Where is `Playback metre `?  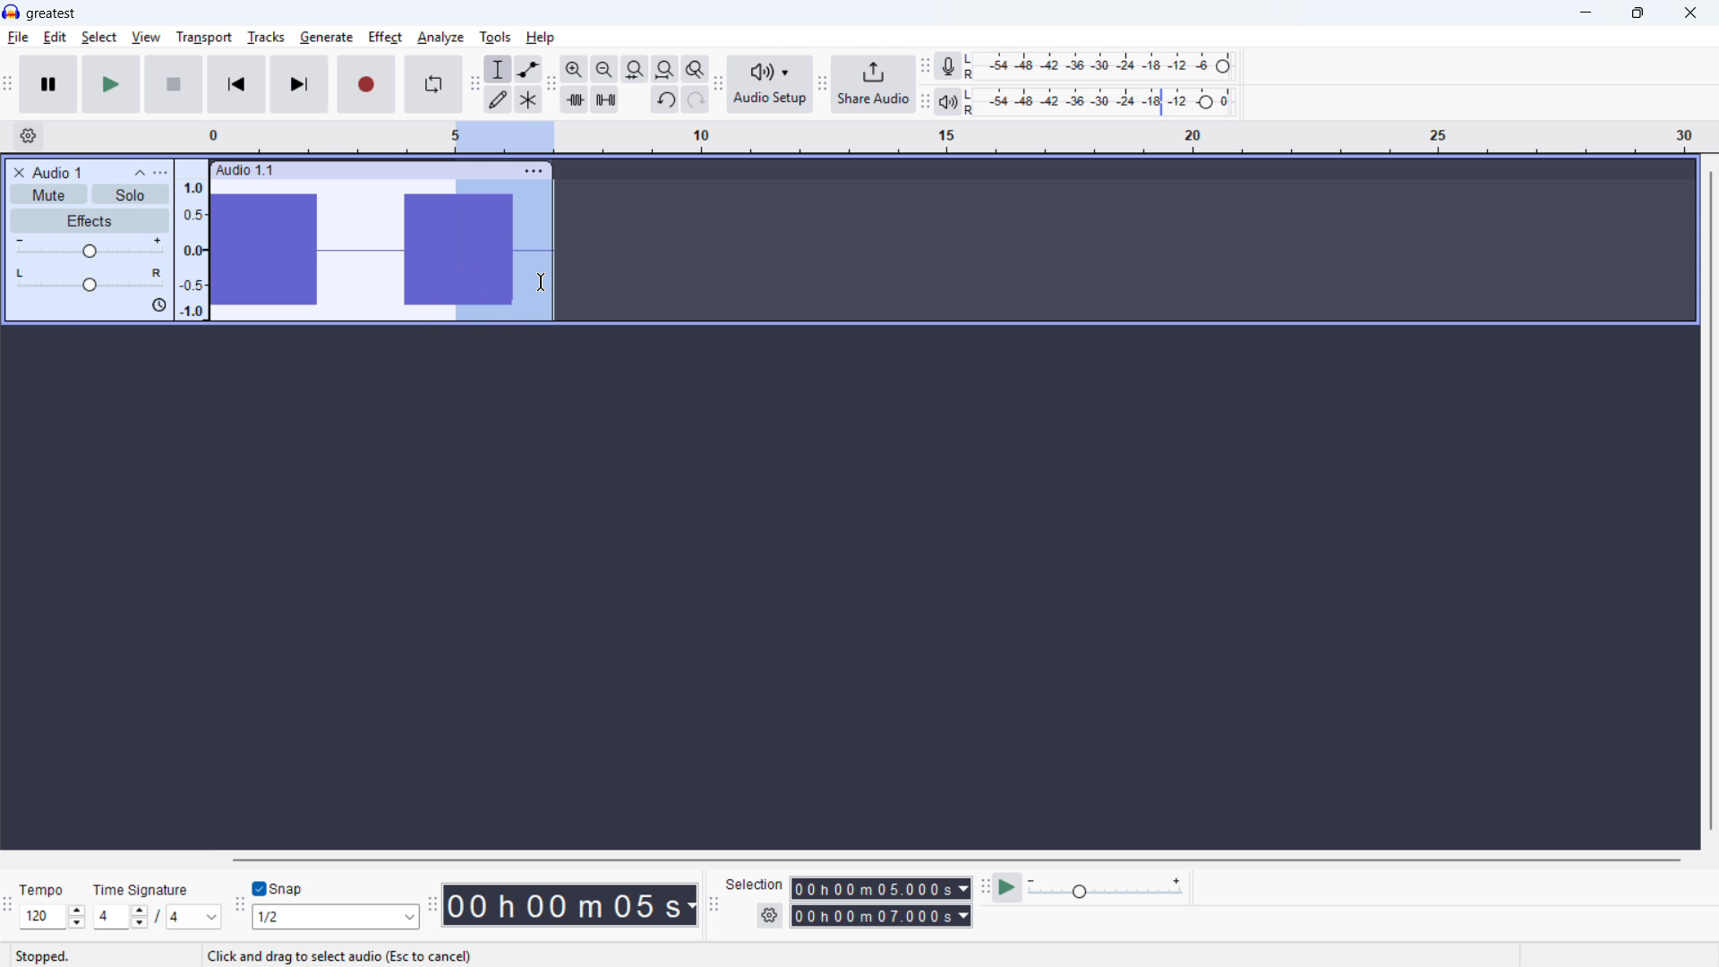
Playback metre  is located at coordinates (947, 102).